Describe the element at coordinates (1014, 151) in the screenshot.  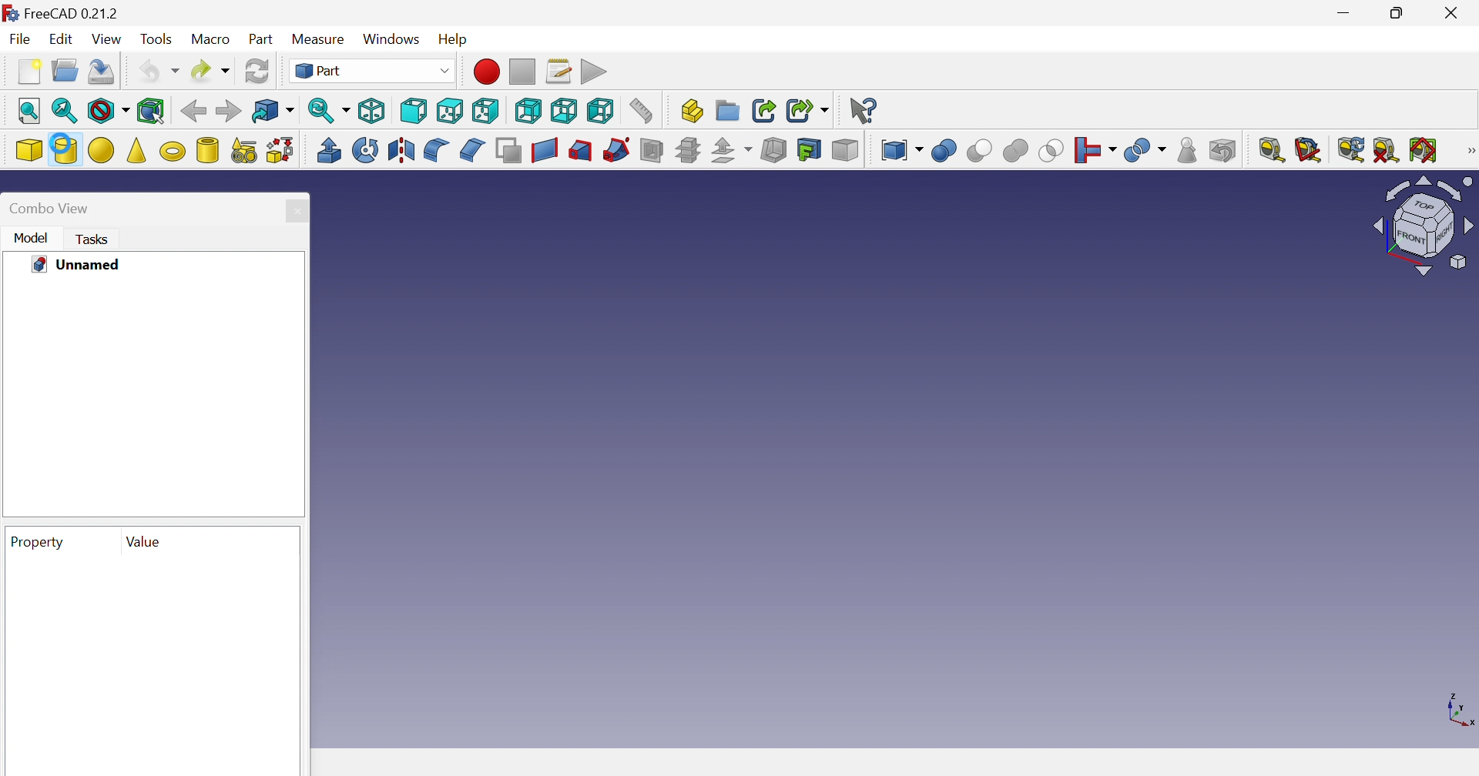
I see `Cut` at that location.